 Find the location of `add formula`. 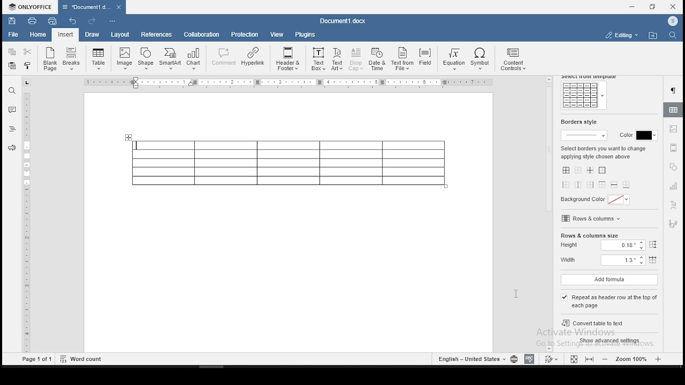

add formula is located at coordinates (609, 280).